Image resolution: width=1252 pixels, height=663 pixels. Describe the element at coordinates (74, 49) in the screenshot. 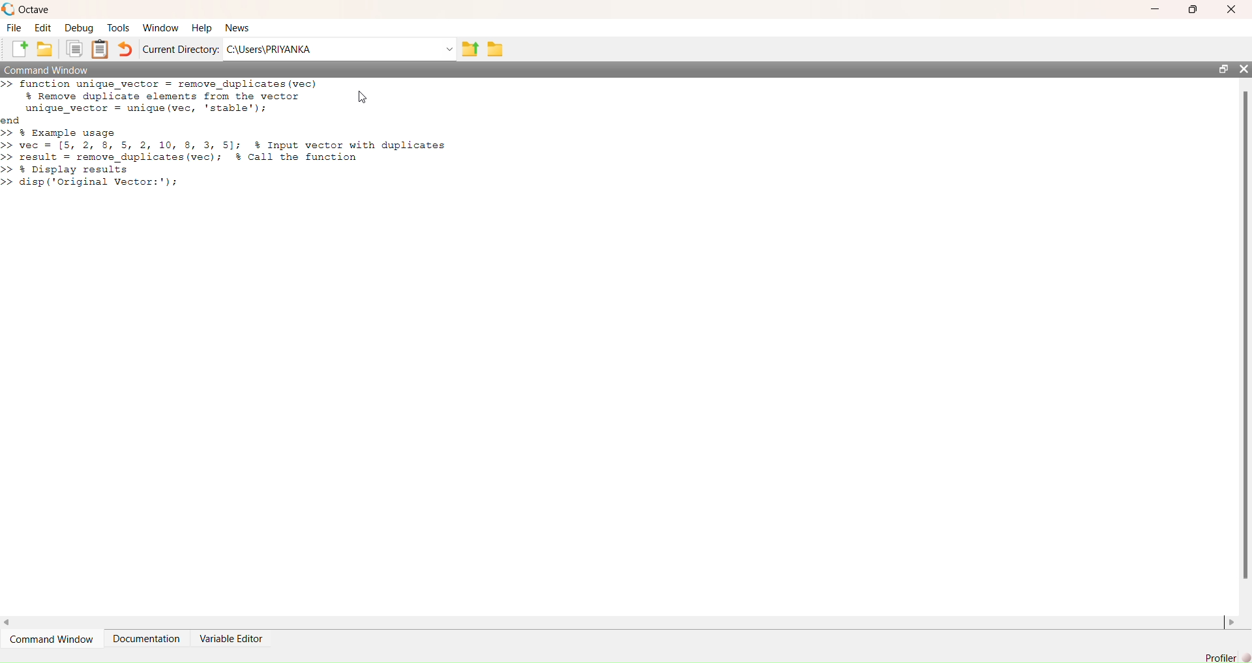

I see `copy` at that location.